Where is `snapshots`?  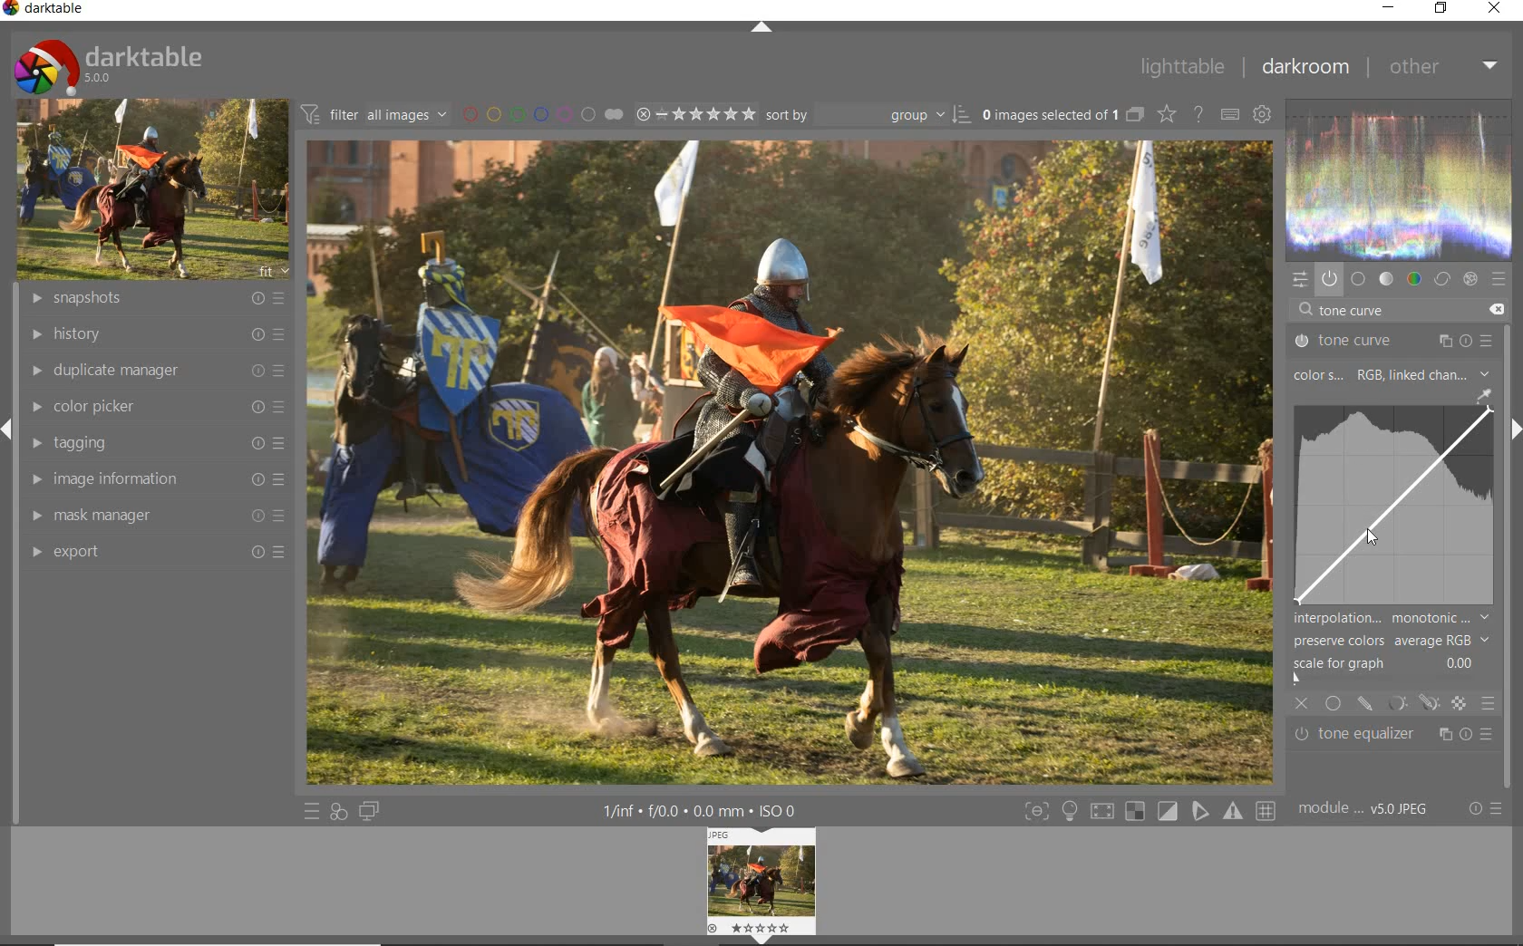 snapshots is located at coordinates (160, 299).